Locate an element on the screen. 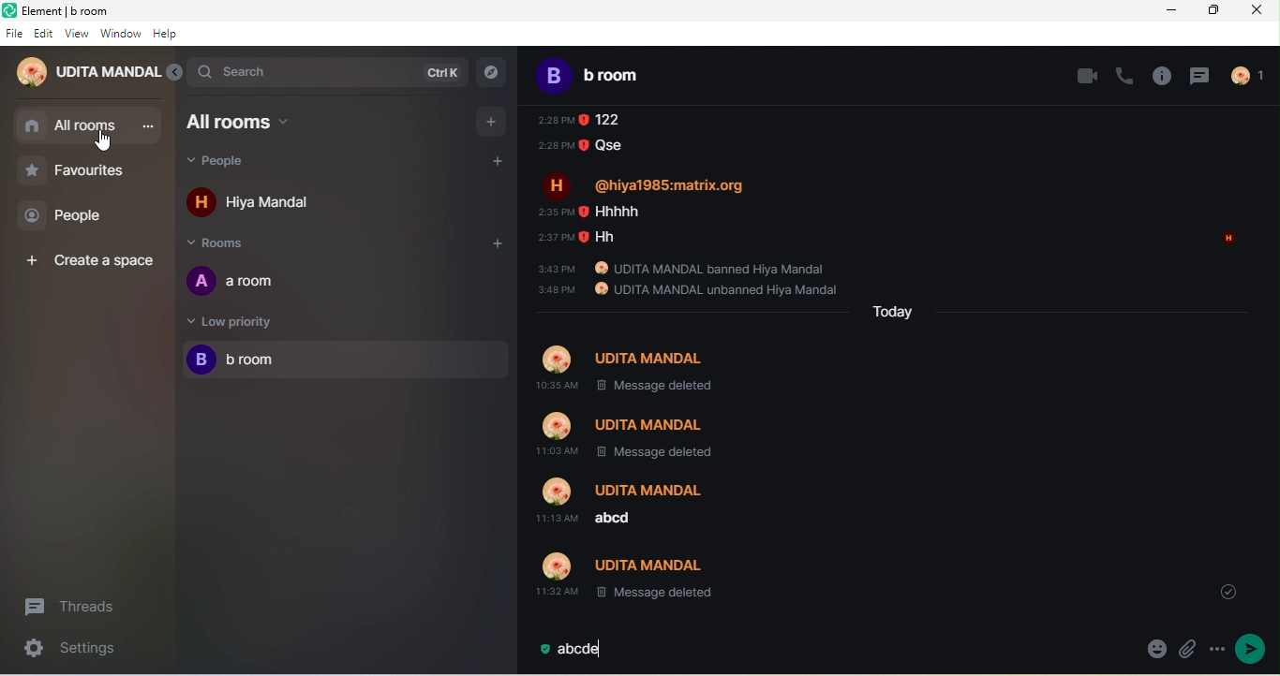 The image size is (1280, 676). people is located at coordinates (75, 215).